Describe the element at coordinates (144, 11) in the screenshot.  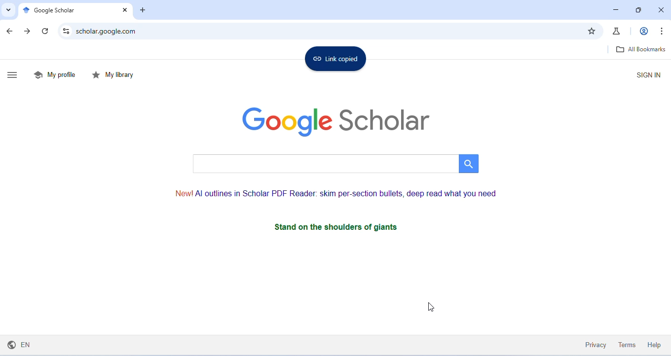
I see `add tab` at that location.